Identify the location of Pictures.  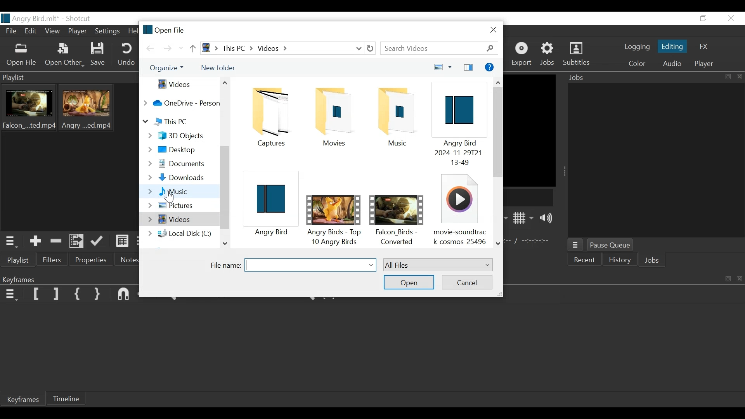
(179, 205).